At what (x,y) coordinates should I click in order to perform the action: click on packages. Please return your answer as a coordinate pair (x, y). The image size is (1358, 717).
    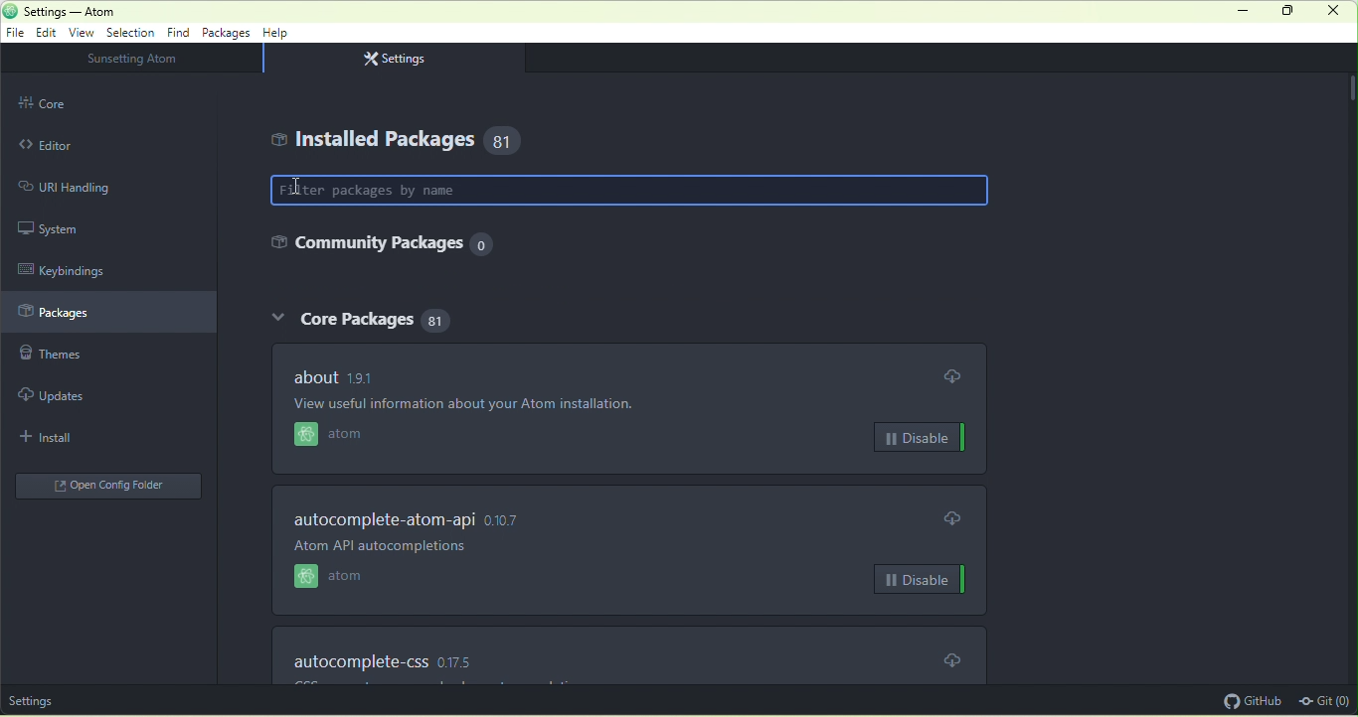
    Looking at the image, I should click on (109, 314).